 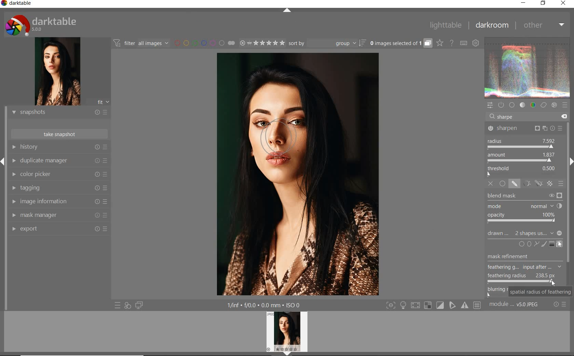 What do you see at coordinates (524, 195) in the screenshot?
I see `BLEND MASK` at bounding box center [524, 195].